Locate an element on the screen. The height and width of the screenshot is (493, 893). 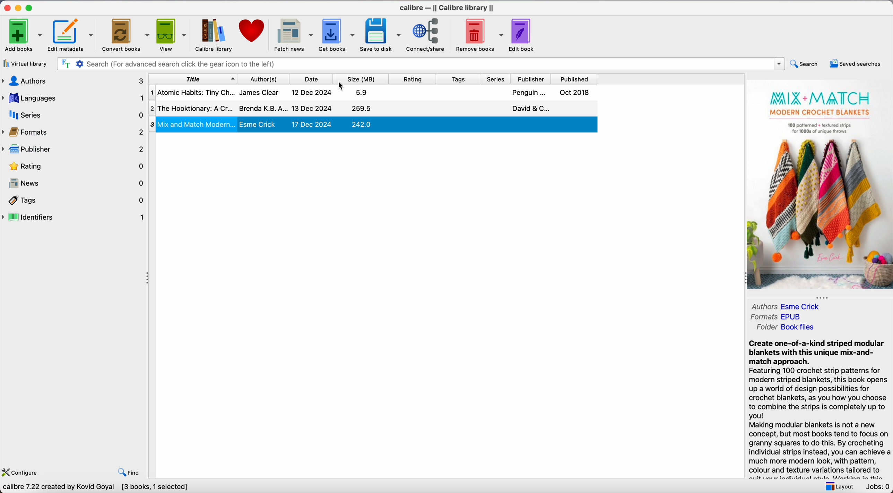
news is located at coordinates (77, 185).